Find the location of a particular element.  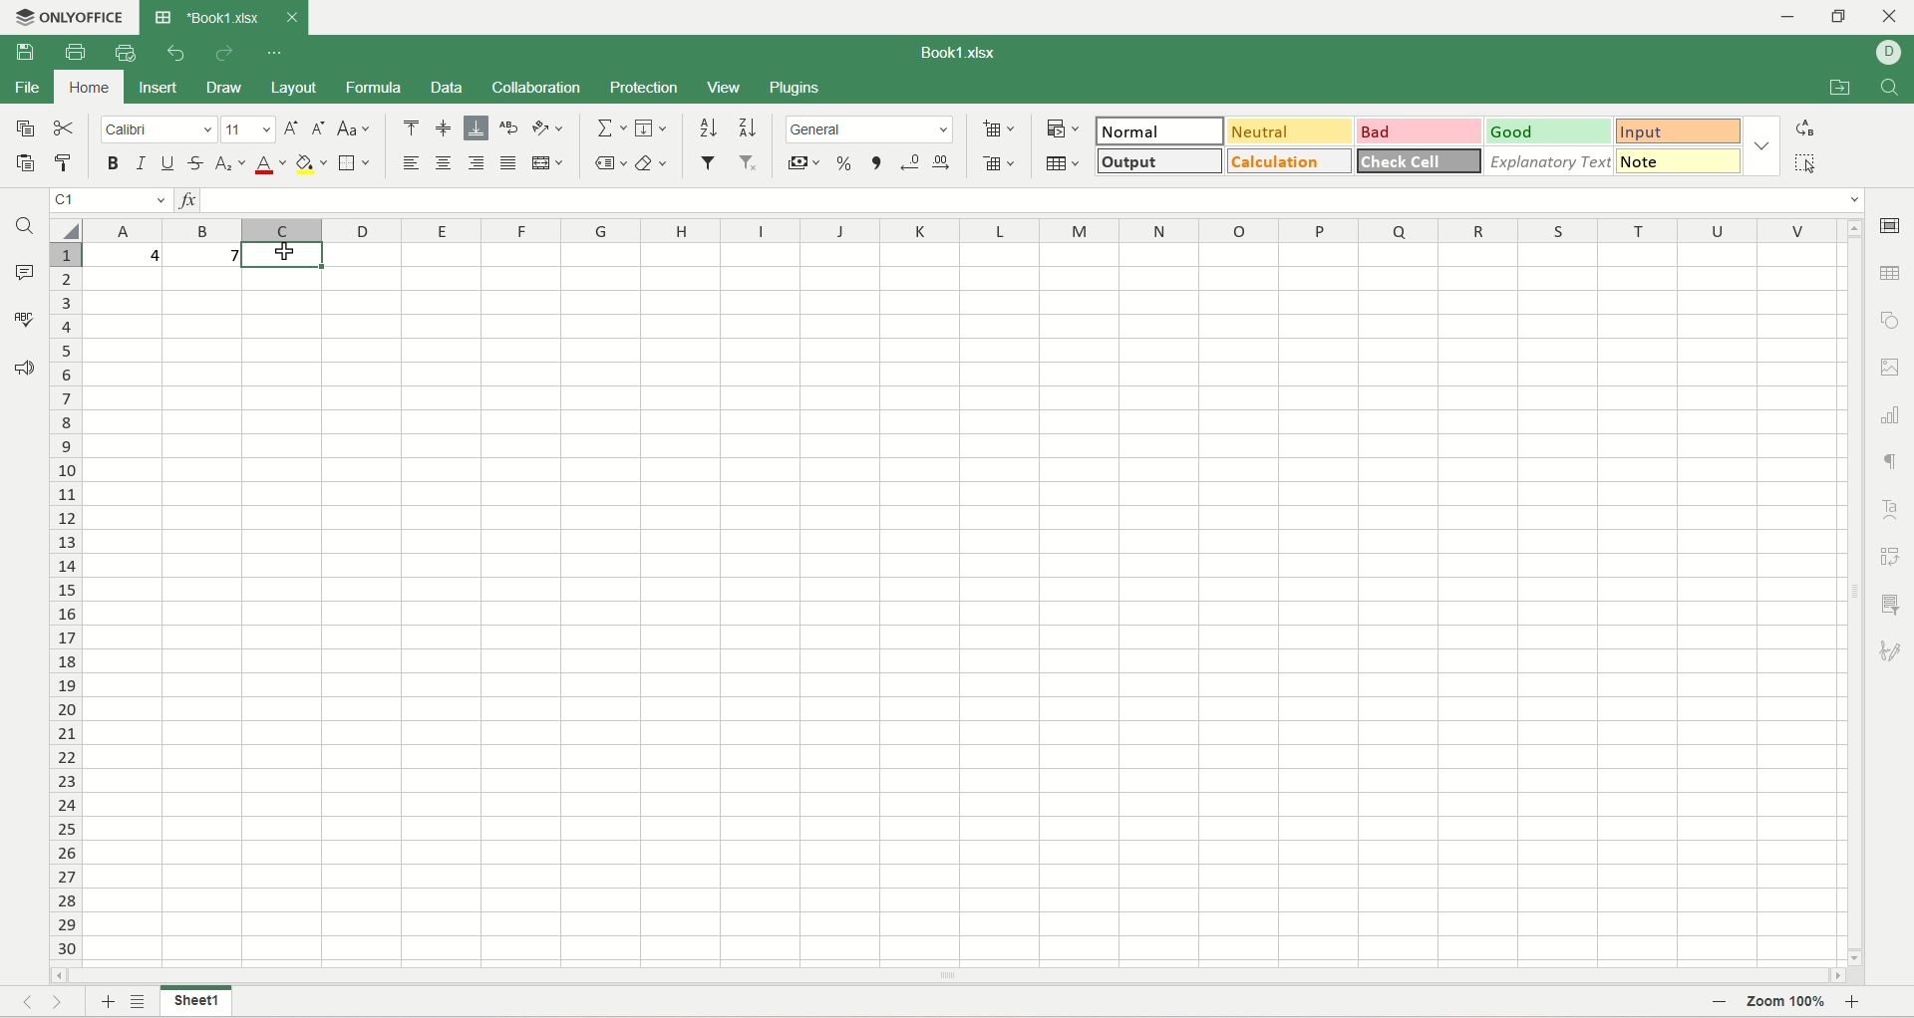

input line is located at coordinates (1035, 201).